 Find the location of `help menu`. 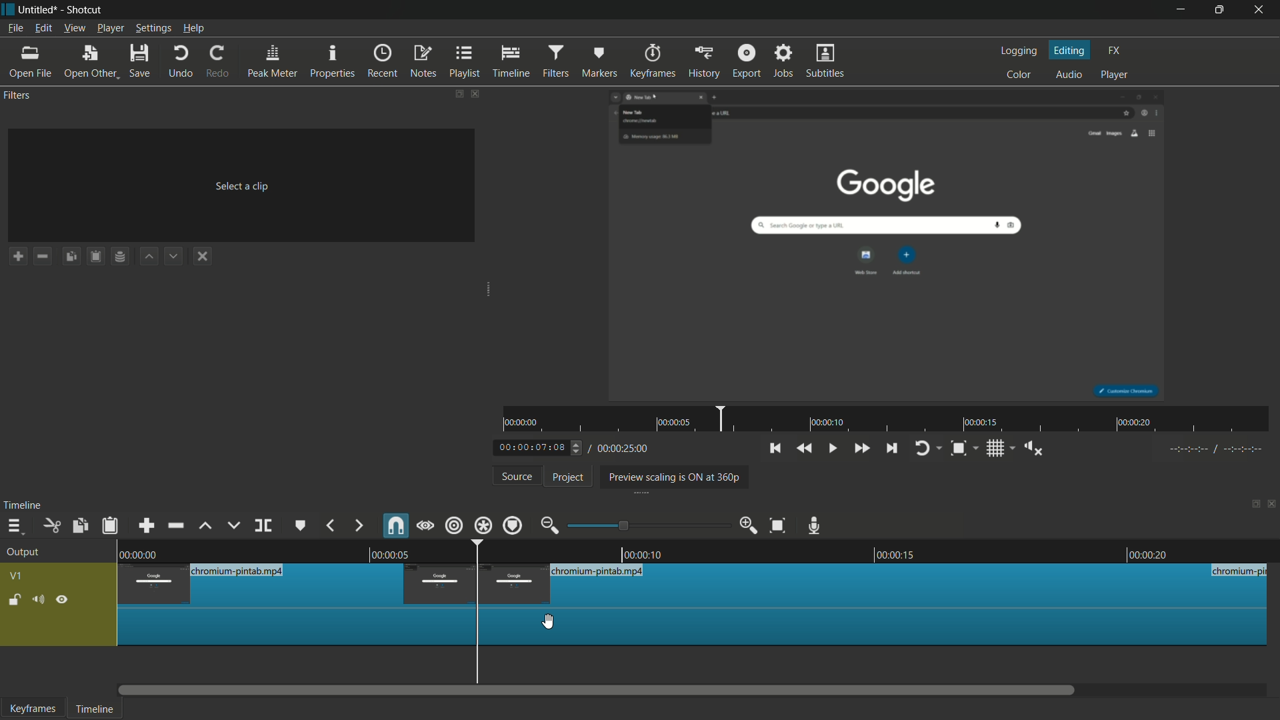

help menu is located at coordinates (195, 29).